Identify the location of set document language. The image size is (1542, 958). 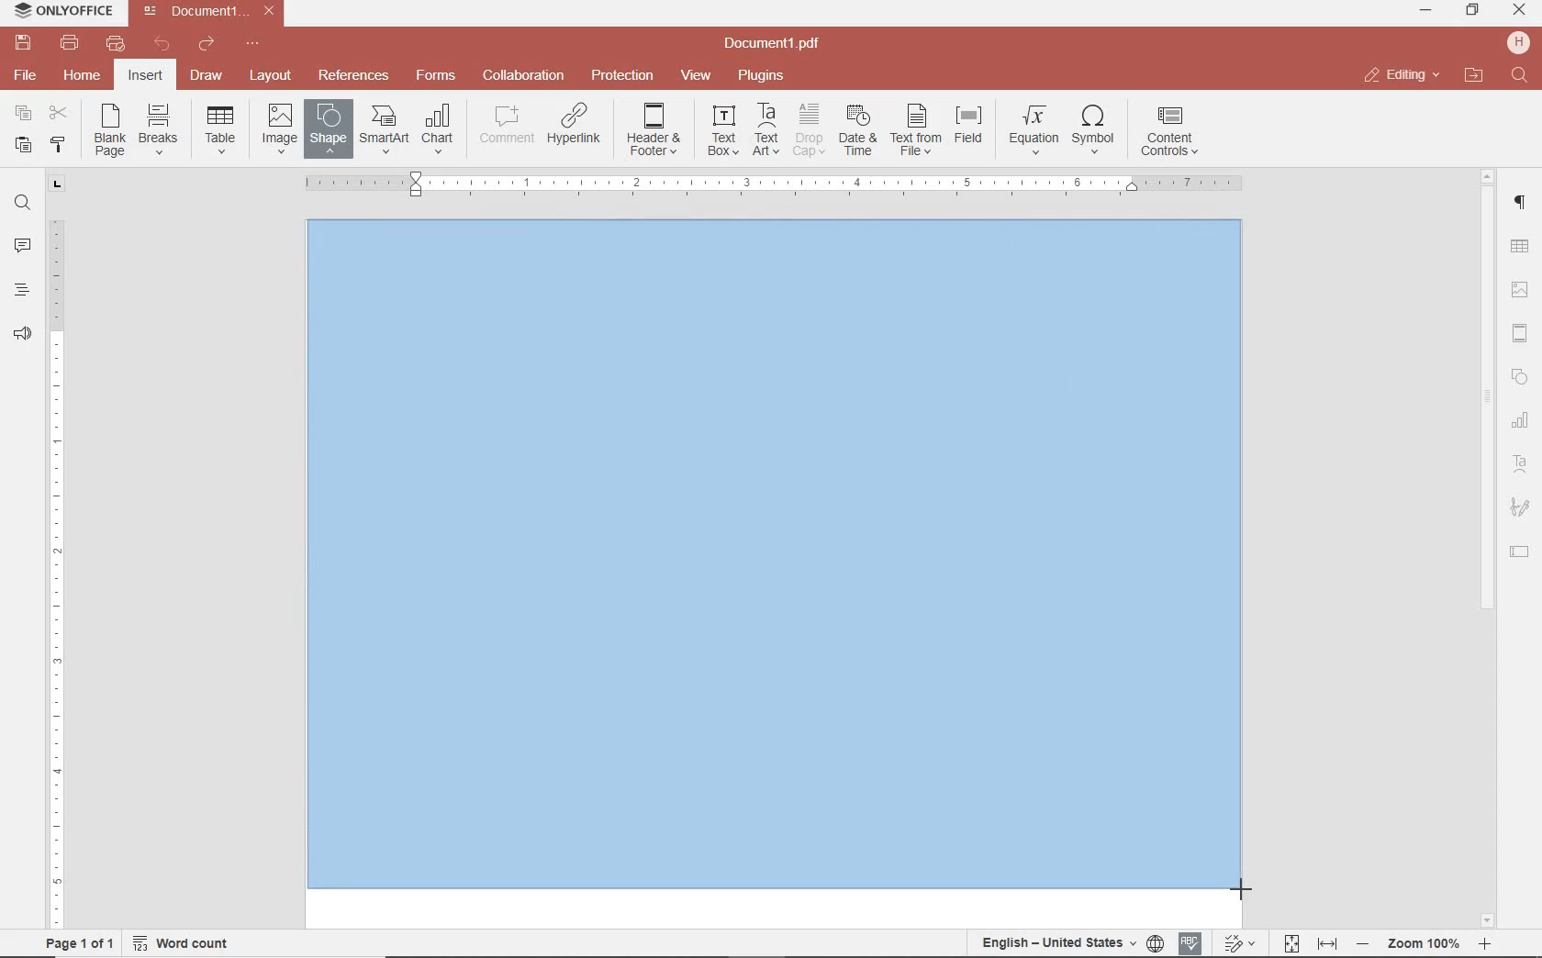
(1070, 942).